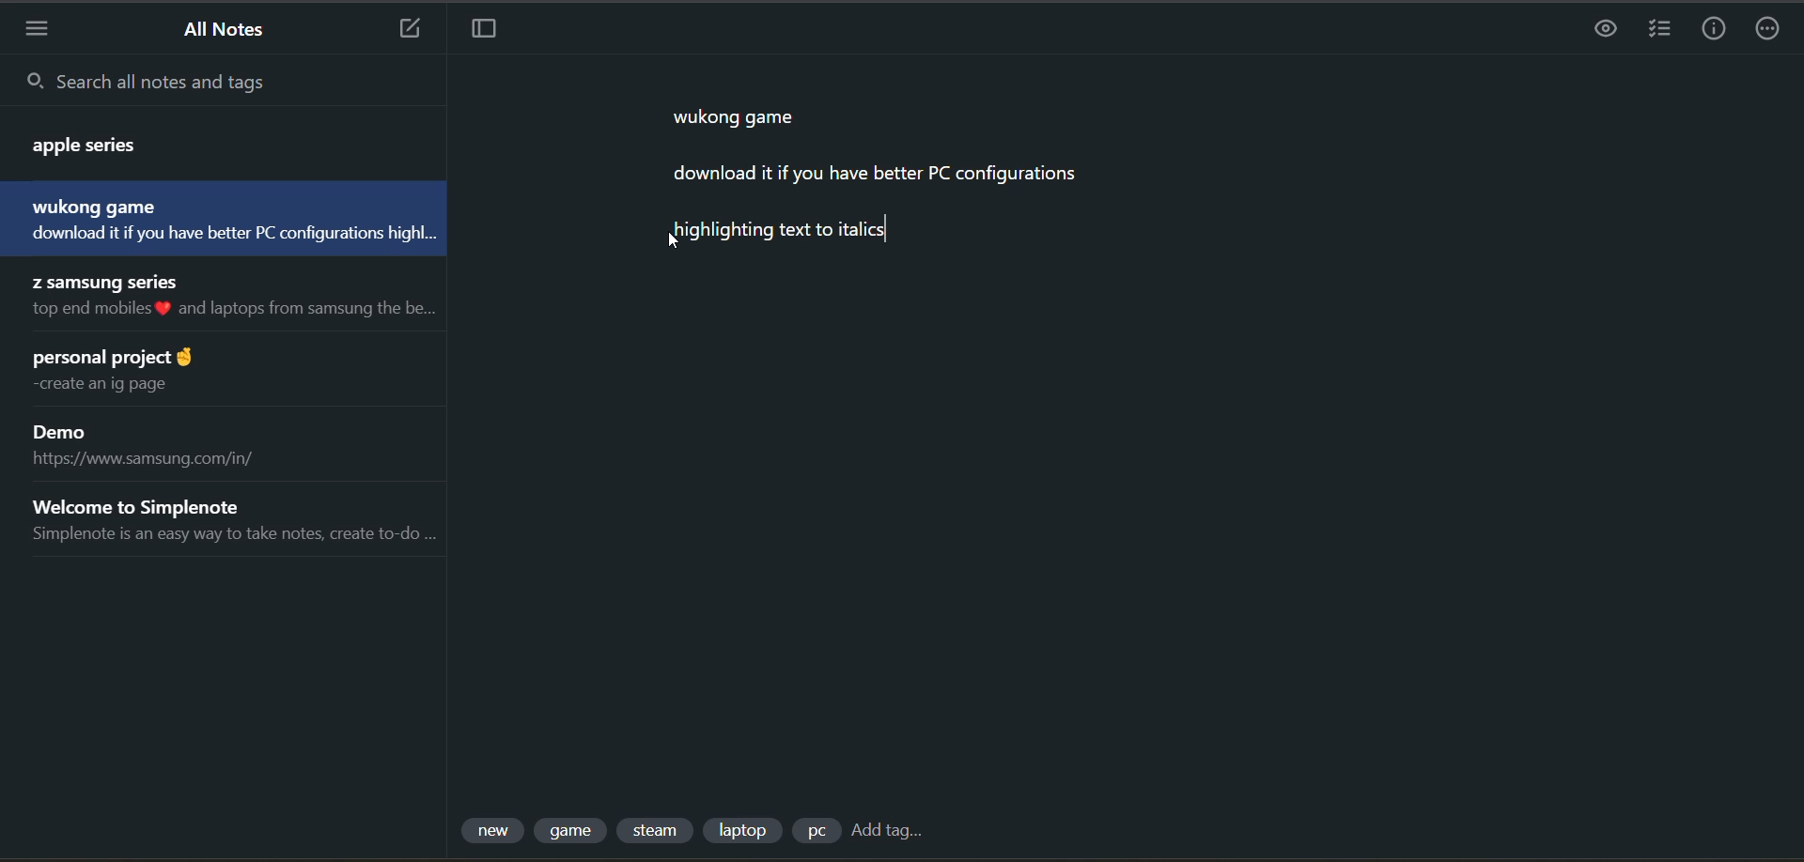  I want to click on actions, so click(1773, 31).